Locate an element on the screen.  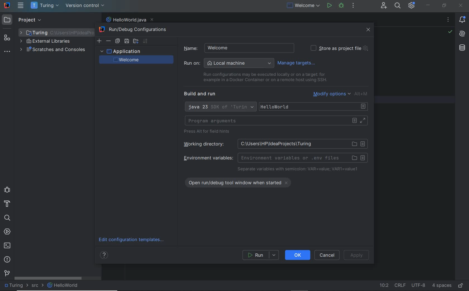
problems is located at coordinates (7, 260).